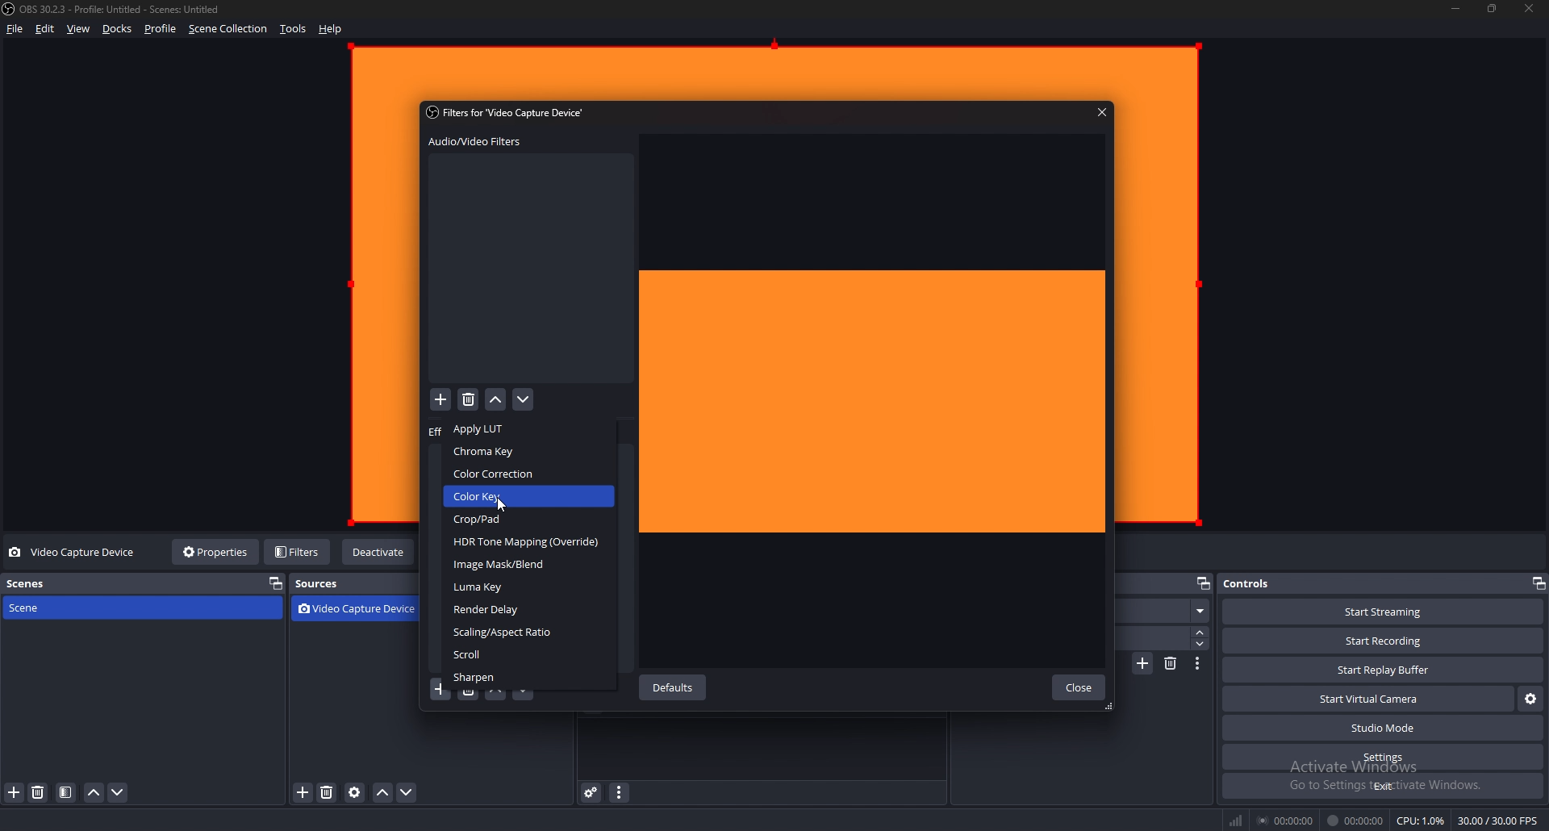 This screenshot has width=1549, height=831. Describe the element at coordinates (530, 609) in the screenshot. I see `render delay` at that location.